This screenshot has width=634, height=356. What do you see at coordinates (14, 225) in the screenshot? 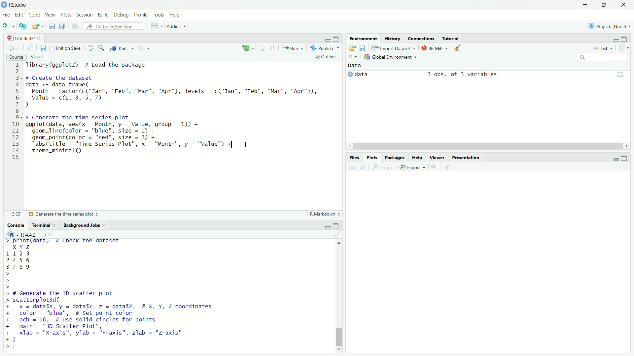
I see `console` at bounding box center [14, 225].